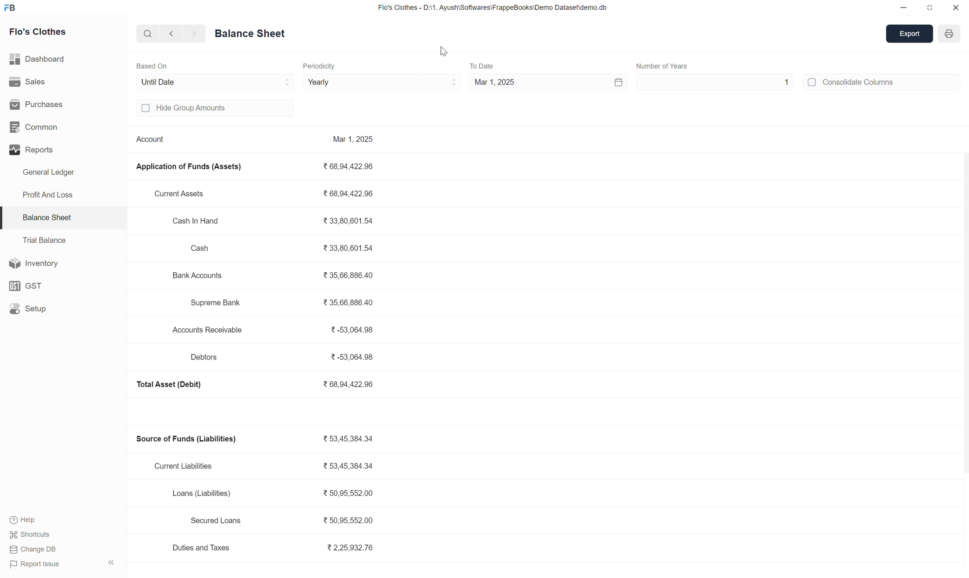 The image size is (969, 578). Describe the element at coordinates (351, 194) in the screenshot. I see `68,94,422.96` at that location.